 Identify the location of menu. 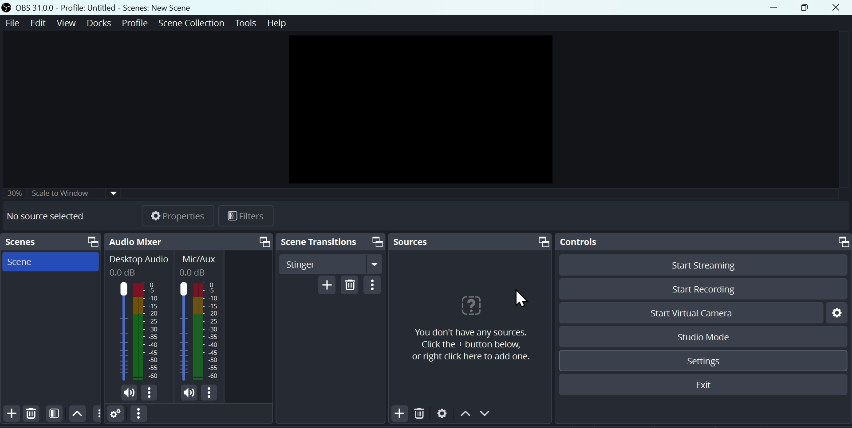
(263, 241).